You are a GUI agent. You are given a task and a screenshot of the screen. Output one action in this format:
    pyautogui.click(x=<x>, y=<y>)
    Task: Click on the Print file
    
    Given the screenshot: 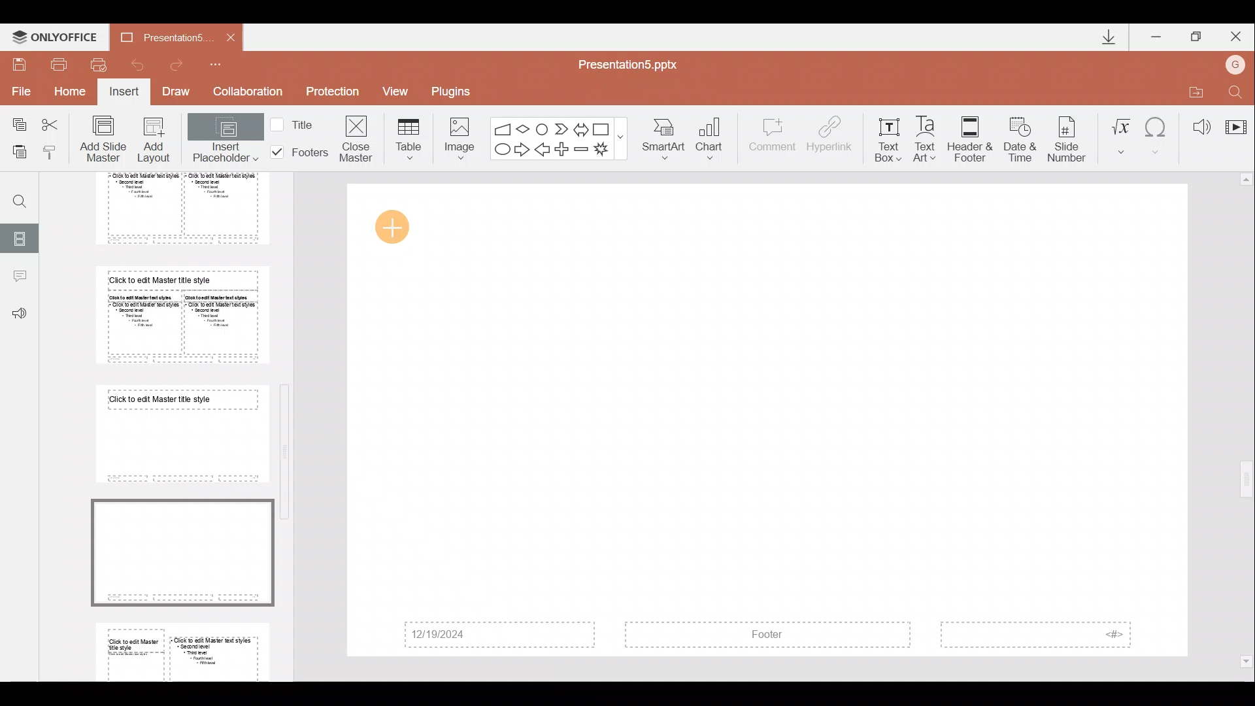 What is the action you would take?
    pyautogui.click(x=59, y=63)
    